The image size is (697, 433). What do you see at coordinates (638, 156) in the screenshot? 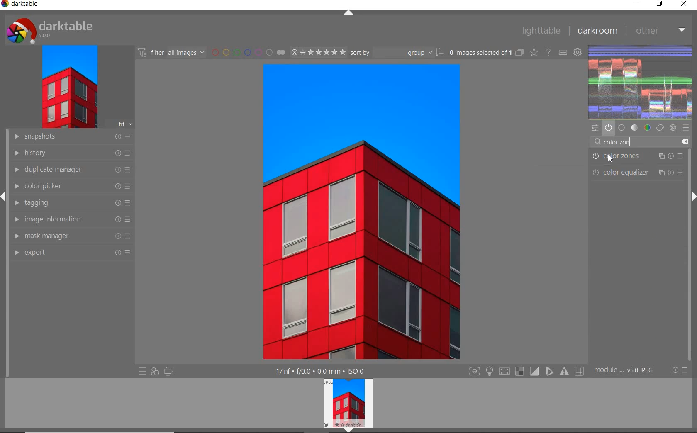
I see `COLOR ZONES` at bounding box center [638, 156].